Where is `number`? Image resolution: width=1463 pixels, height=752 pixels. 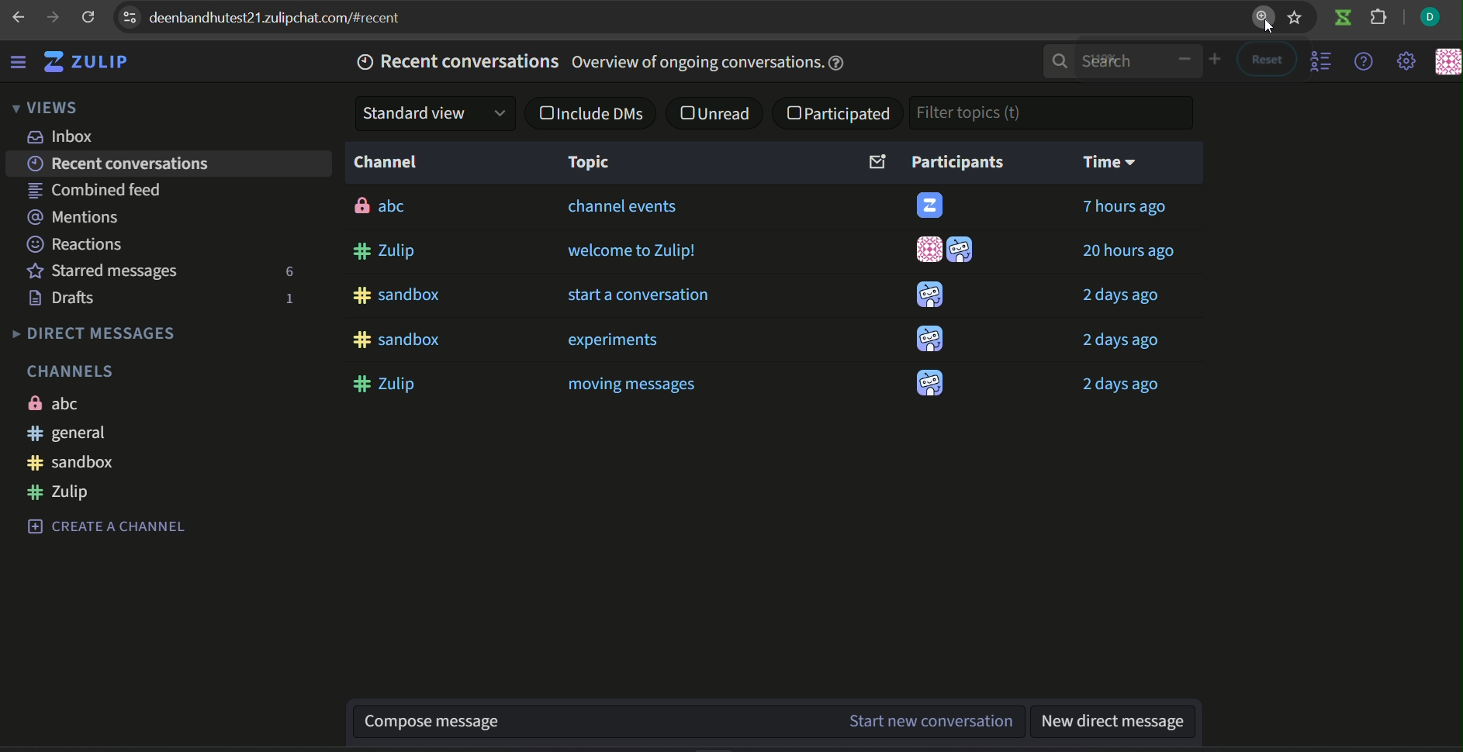 number is located at coordinates (285, 298).